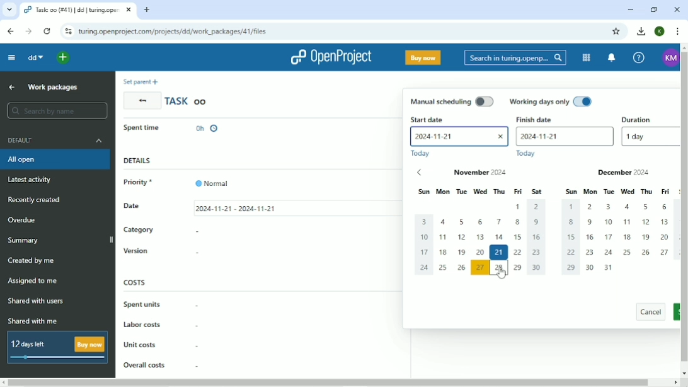 Image resolution: width=688 pixels, height=387 pixels. I want to click on scroll down, so click(684, 372).